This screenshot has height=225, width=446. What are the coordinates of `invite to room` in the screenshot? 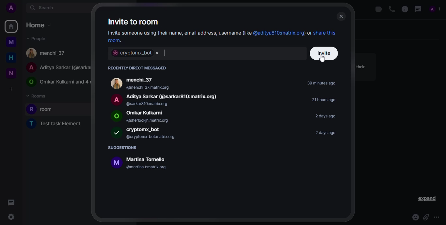 It's located at (134, 22).